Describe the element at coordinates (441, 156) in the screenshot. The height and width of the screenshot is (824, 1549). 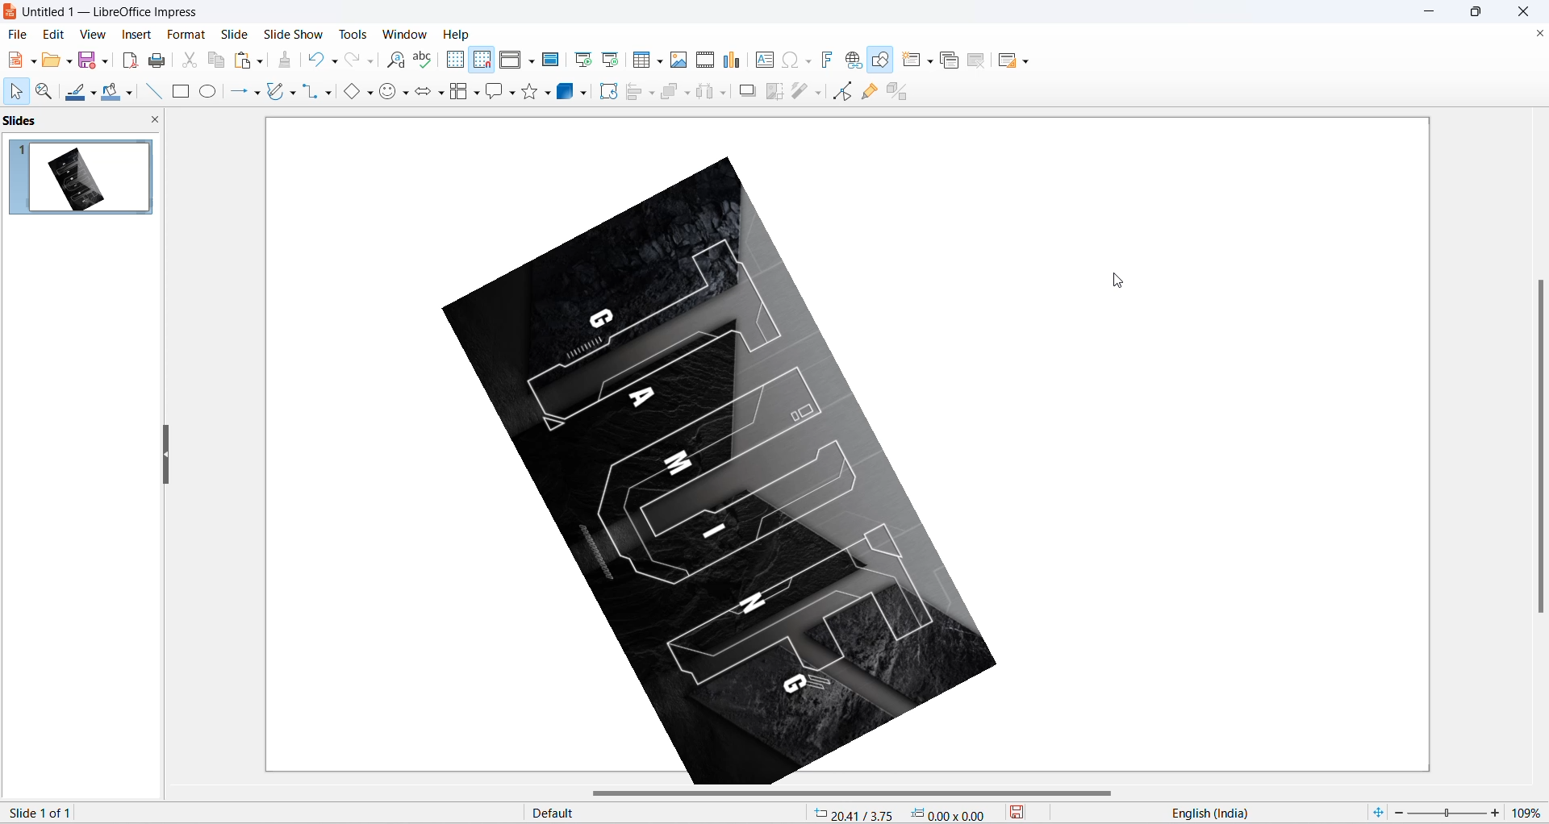
I see `image selection markup` at that location.